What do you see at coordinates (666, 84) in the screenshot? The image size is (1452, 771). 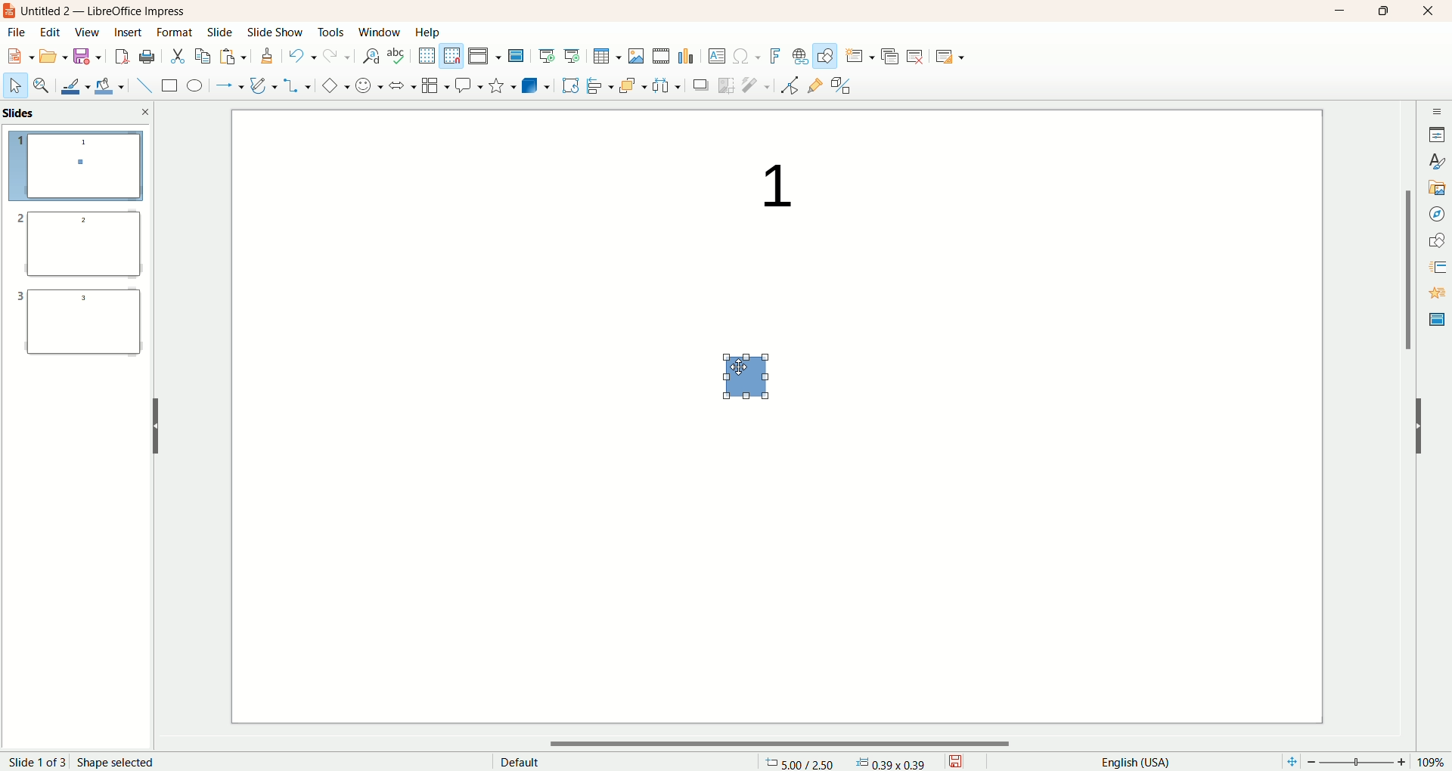 I see `select at least three objects to distribute` at bounding box center [666, 84].